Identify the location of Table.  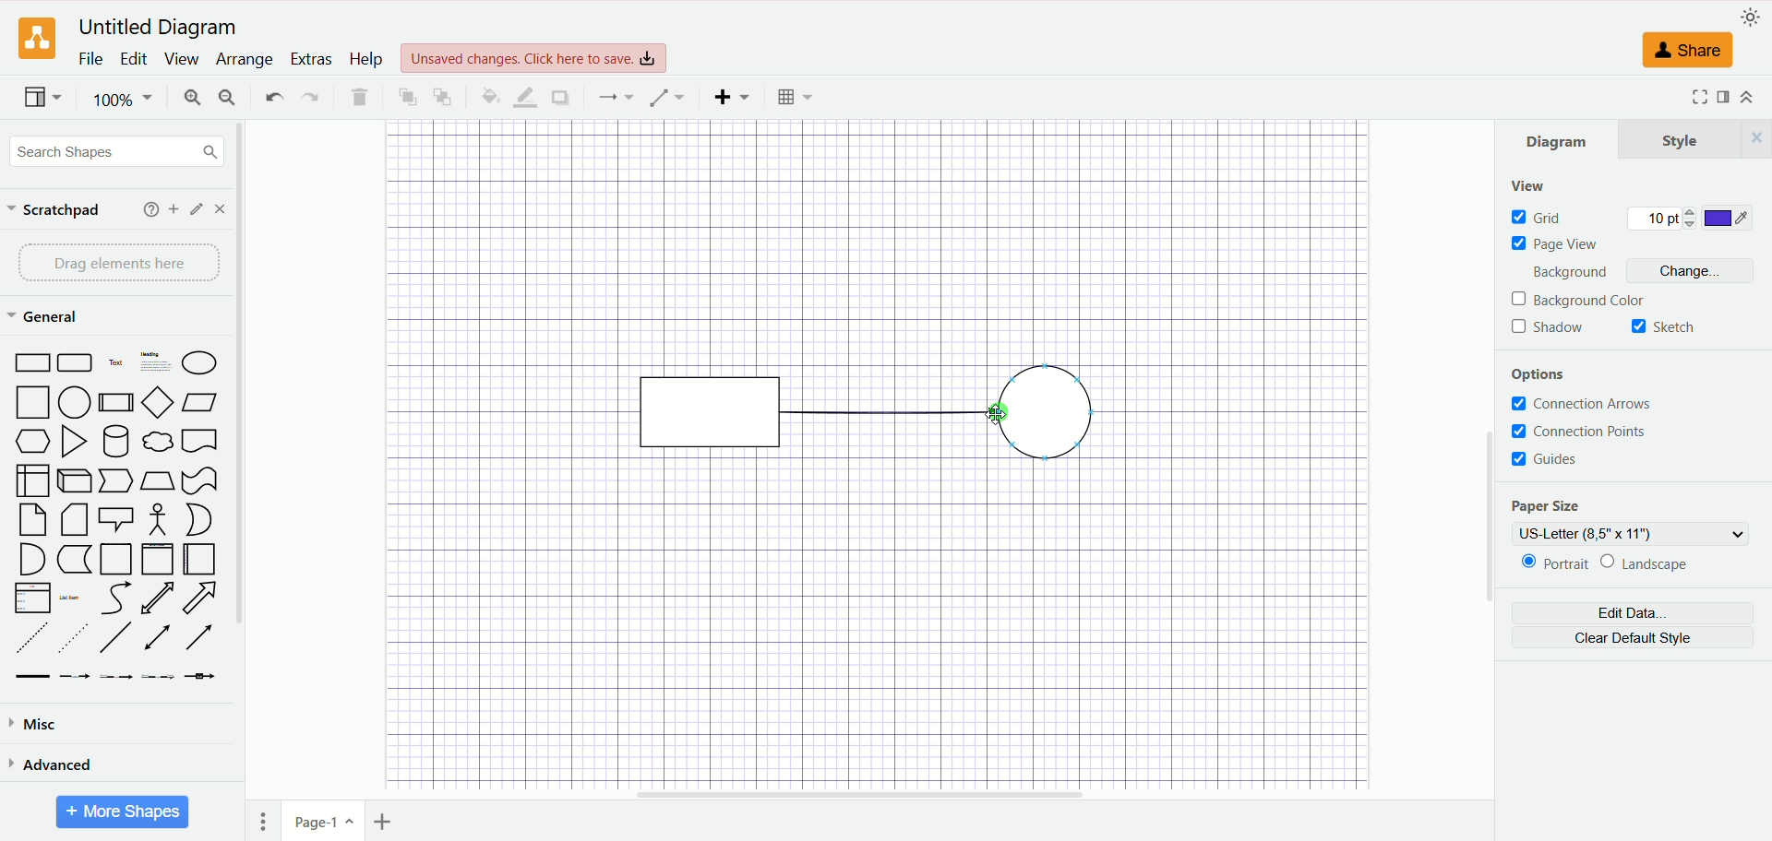
(795, 97).